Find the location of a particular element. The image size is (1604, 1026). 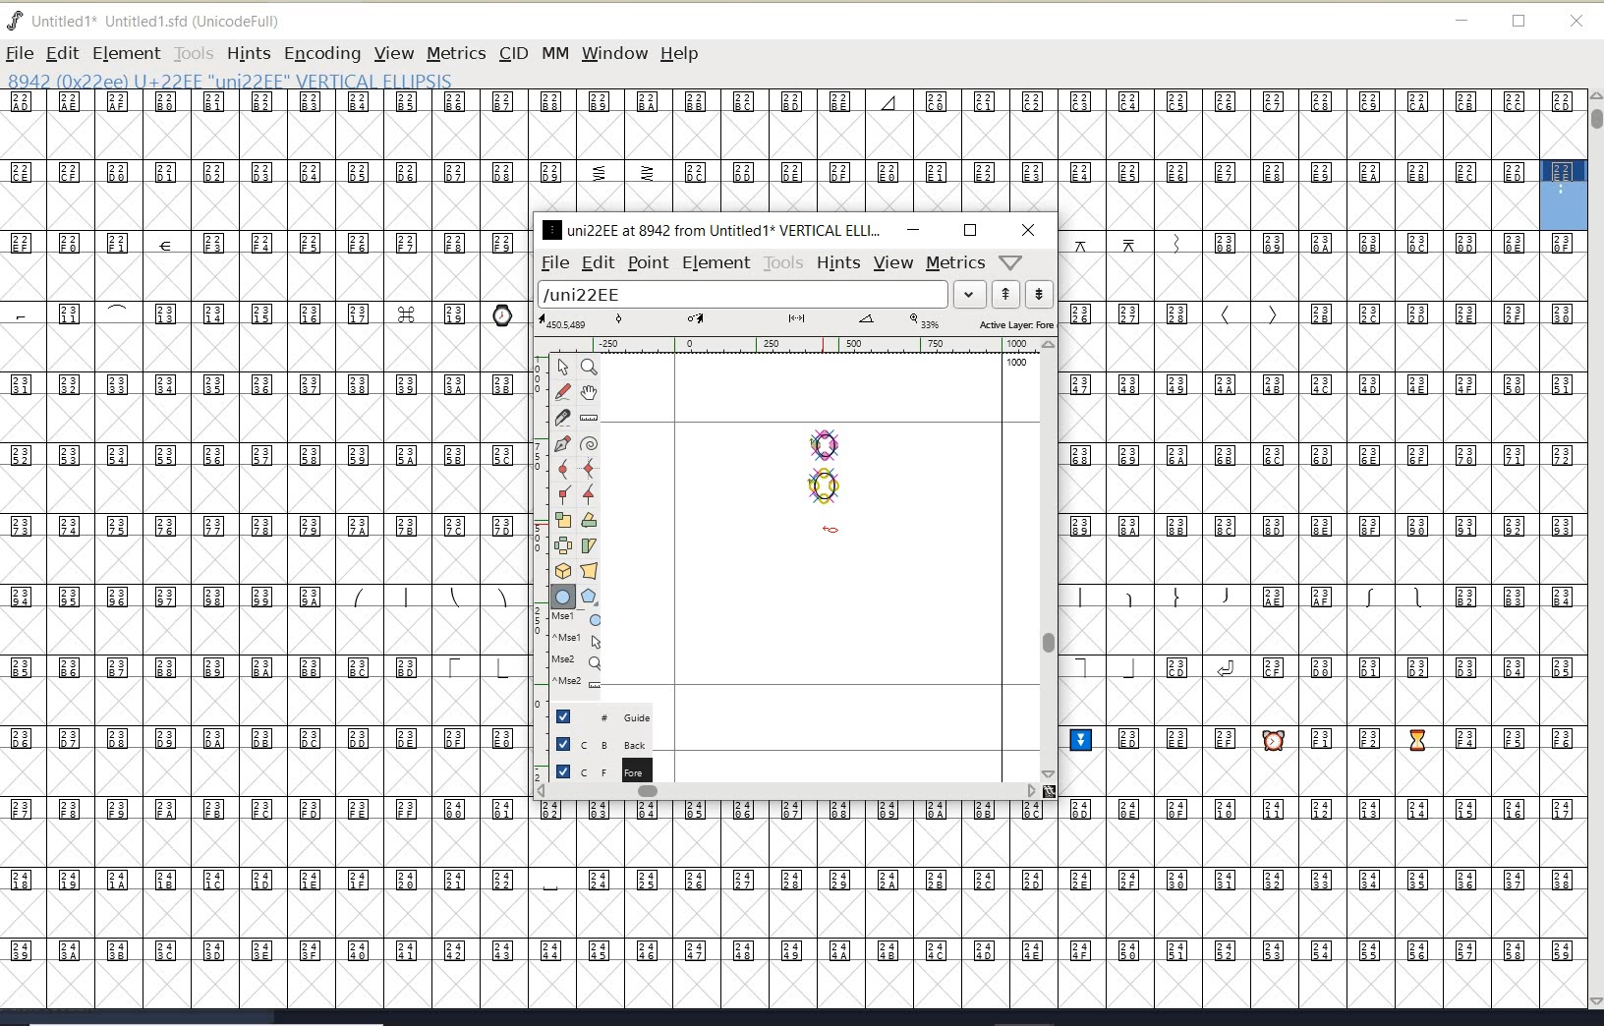

add a point, then drag out its control points is located at coordinates (562, 442).